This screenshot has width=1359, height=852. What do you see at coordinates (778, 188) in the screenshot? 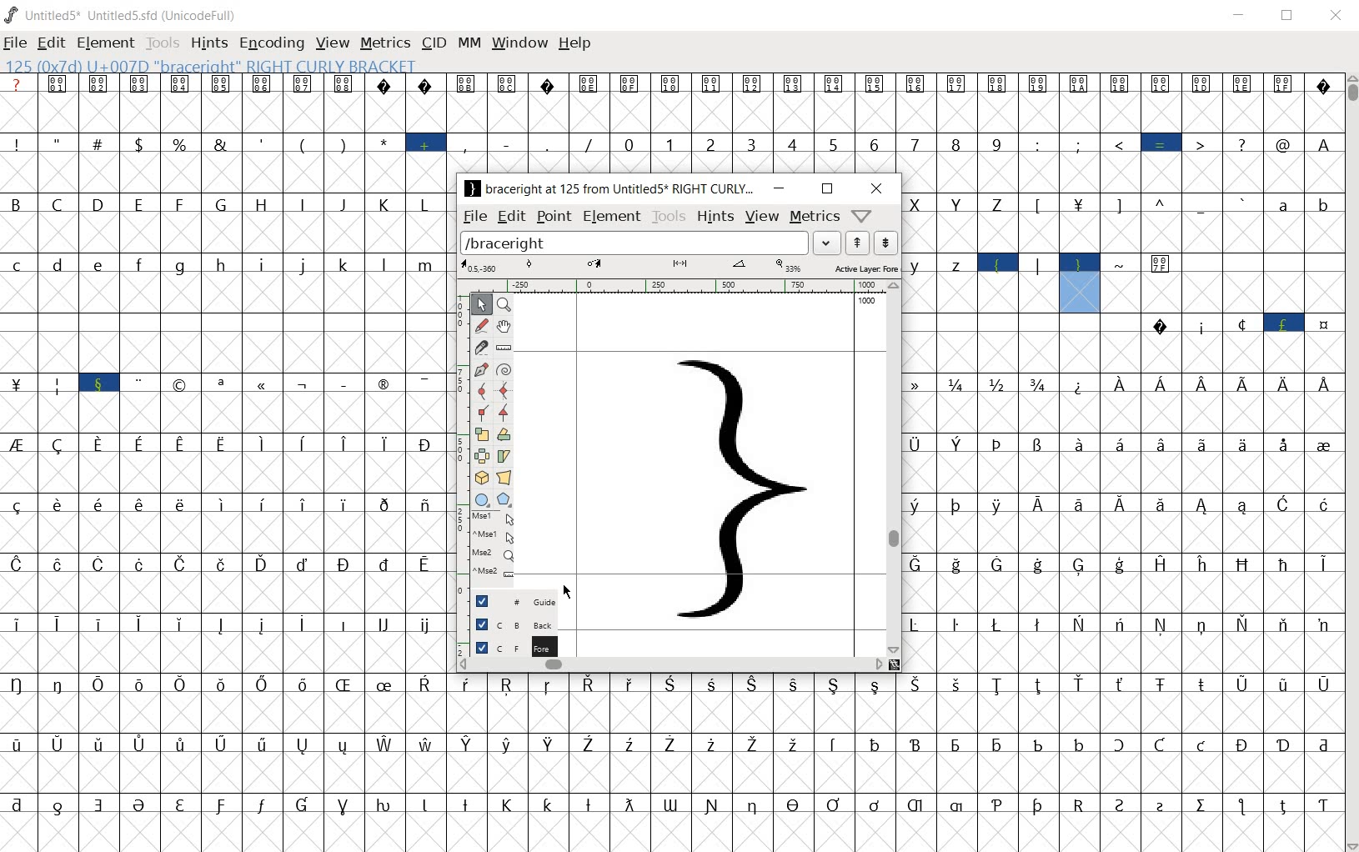
I see `minimize` at bounding box center [778, 188].